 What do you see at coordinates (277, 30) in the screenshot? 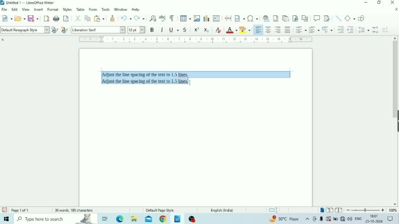
I see `Align Right` at bounding box center [277, 30].